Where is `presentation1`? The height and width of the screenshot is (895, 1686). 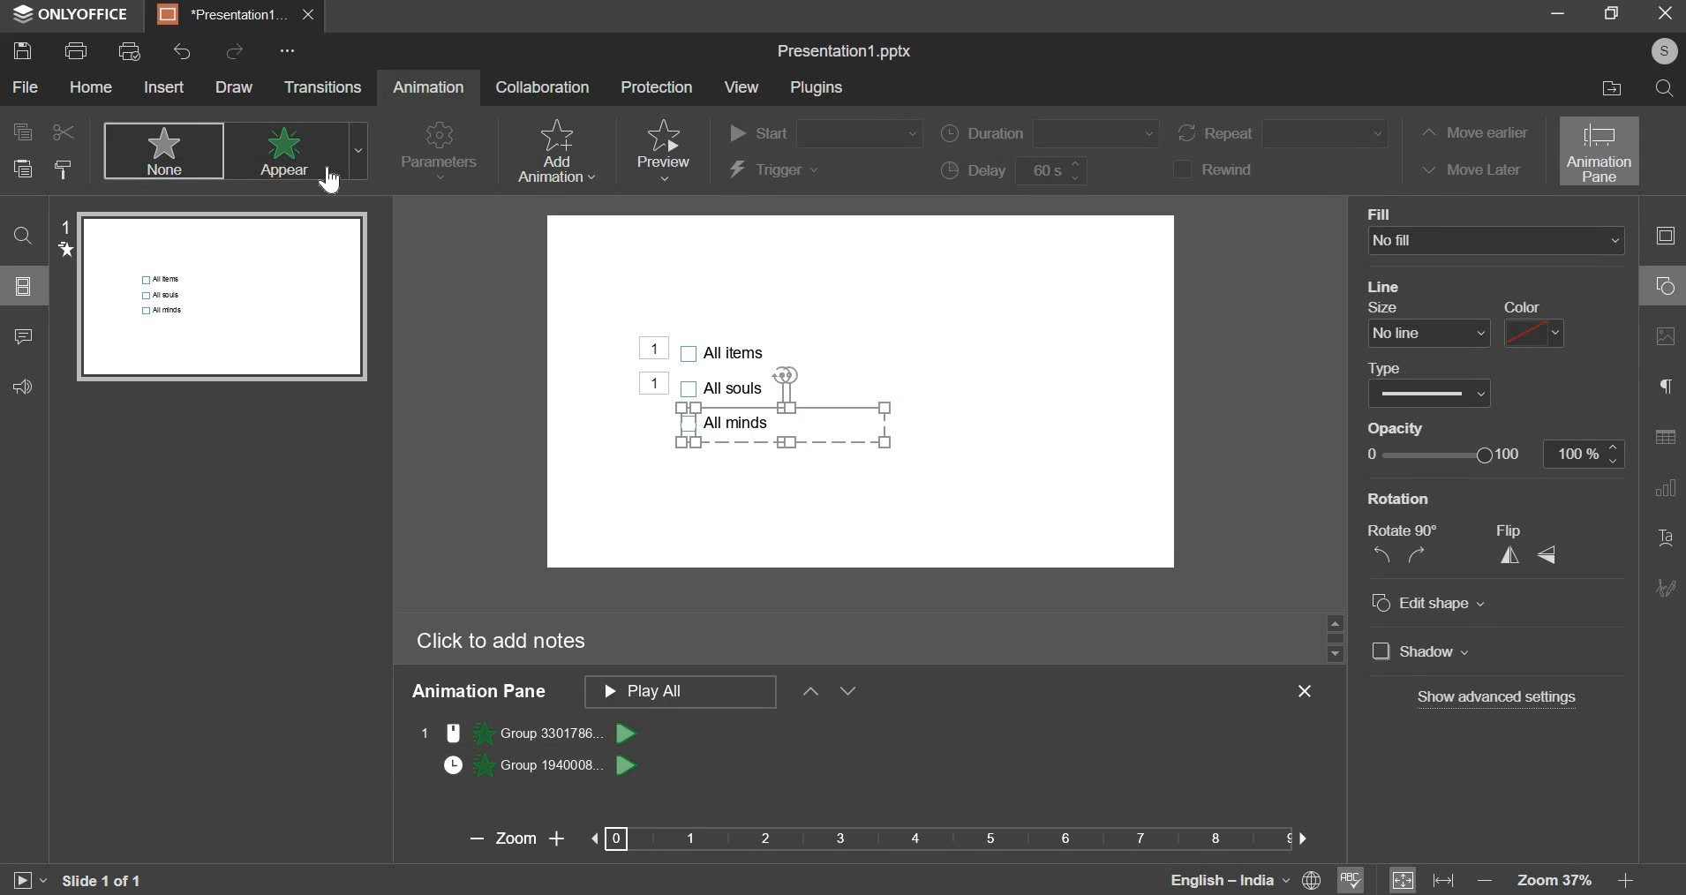
presentation1 is located at coordinates (217, 14).